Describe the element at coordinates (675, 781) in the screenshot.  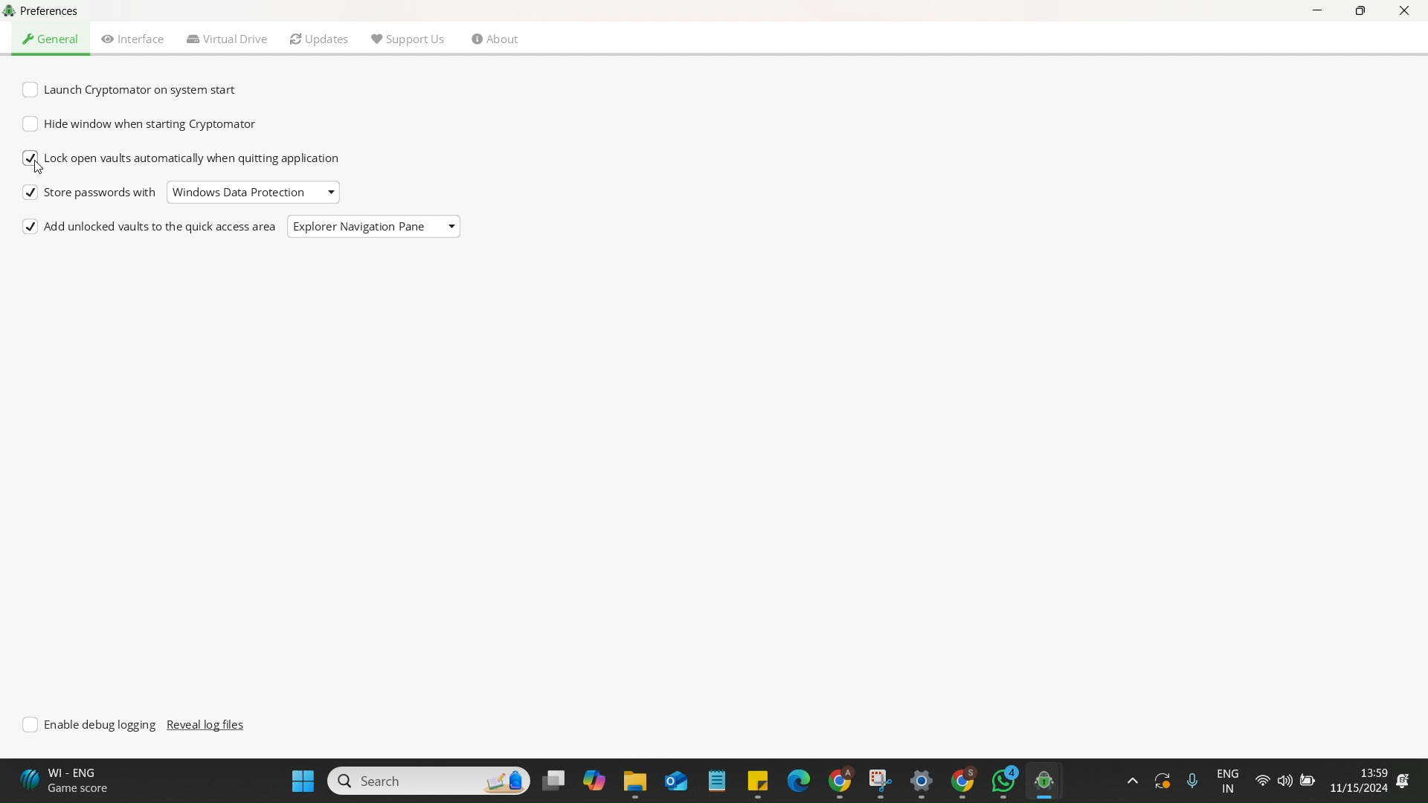
I see `Email` at that location.